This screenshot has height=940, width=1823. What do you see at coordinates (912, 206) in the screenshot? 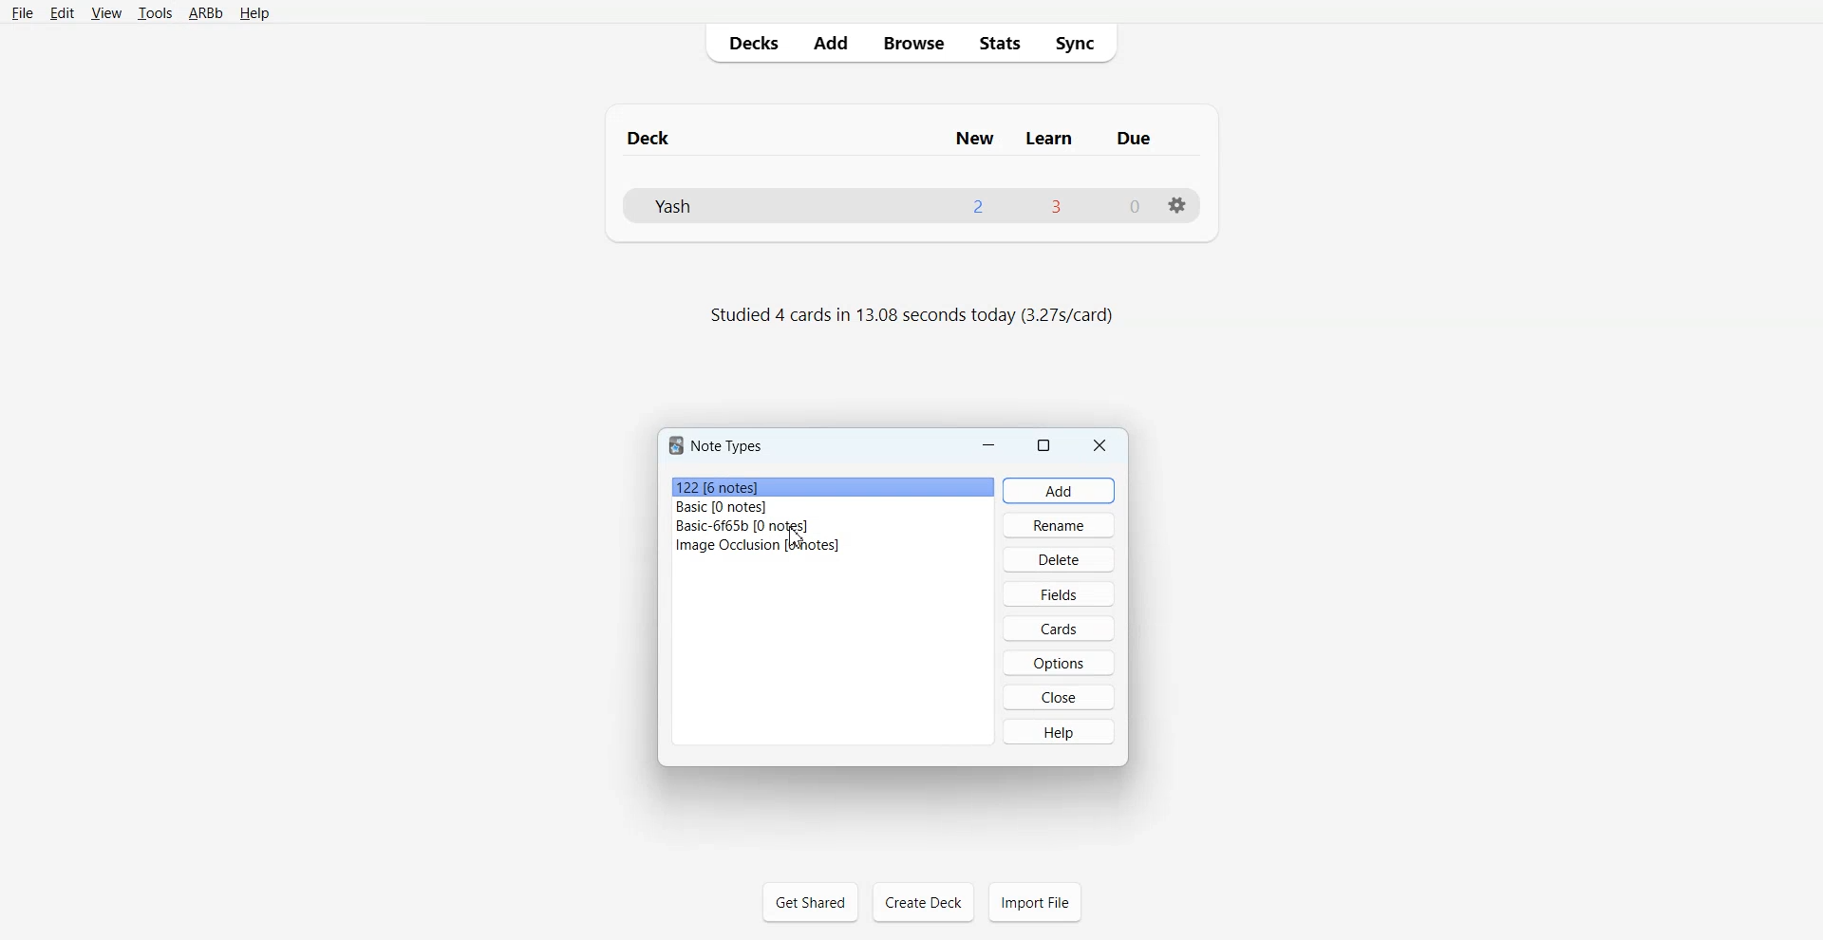
I see `Deck File` at bounding box center [912, 206].